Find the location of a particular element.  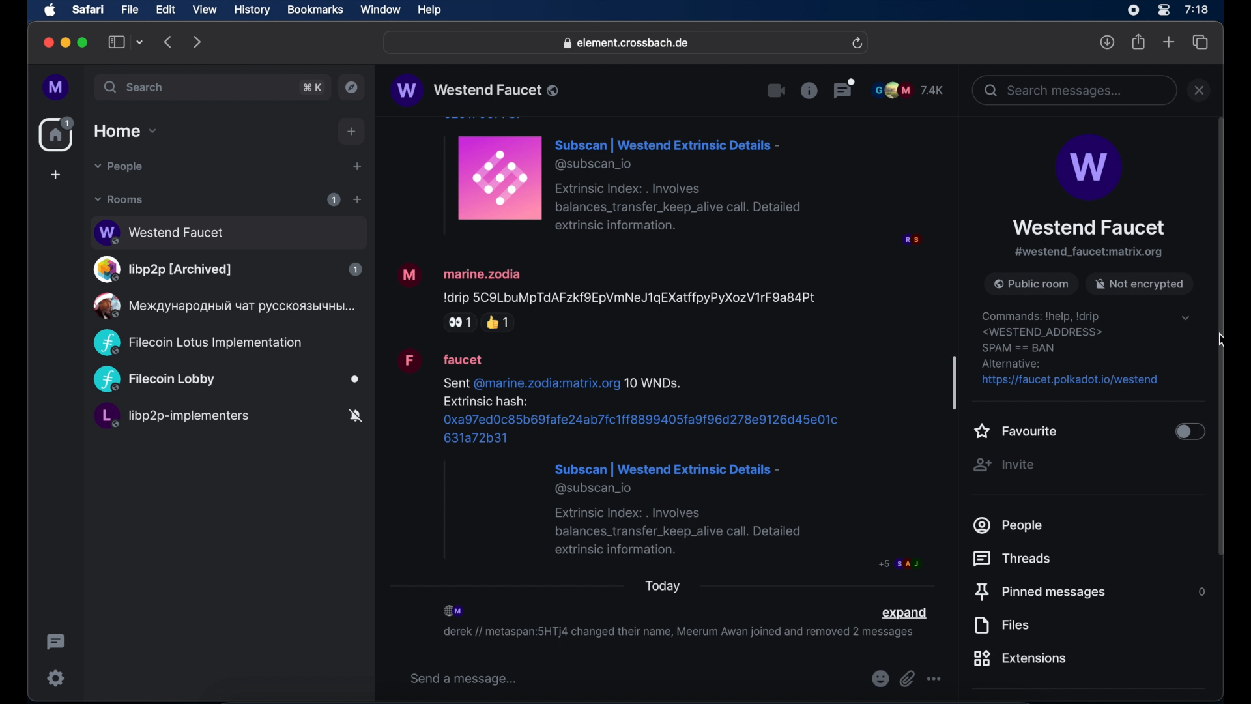

downloads is located at coordinates (1108, 42).